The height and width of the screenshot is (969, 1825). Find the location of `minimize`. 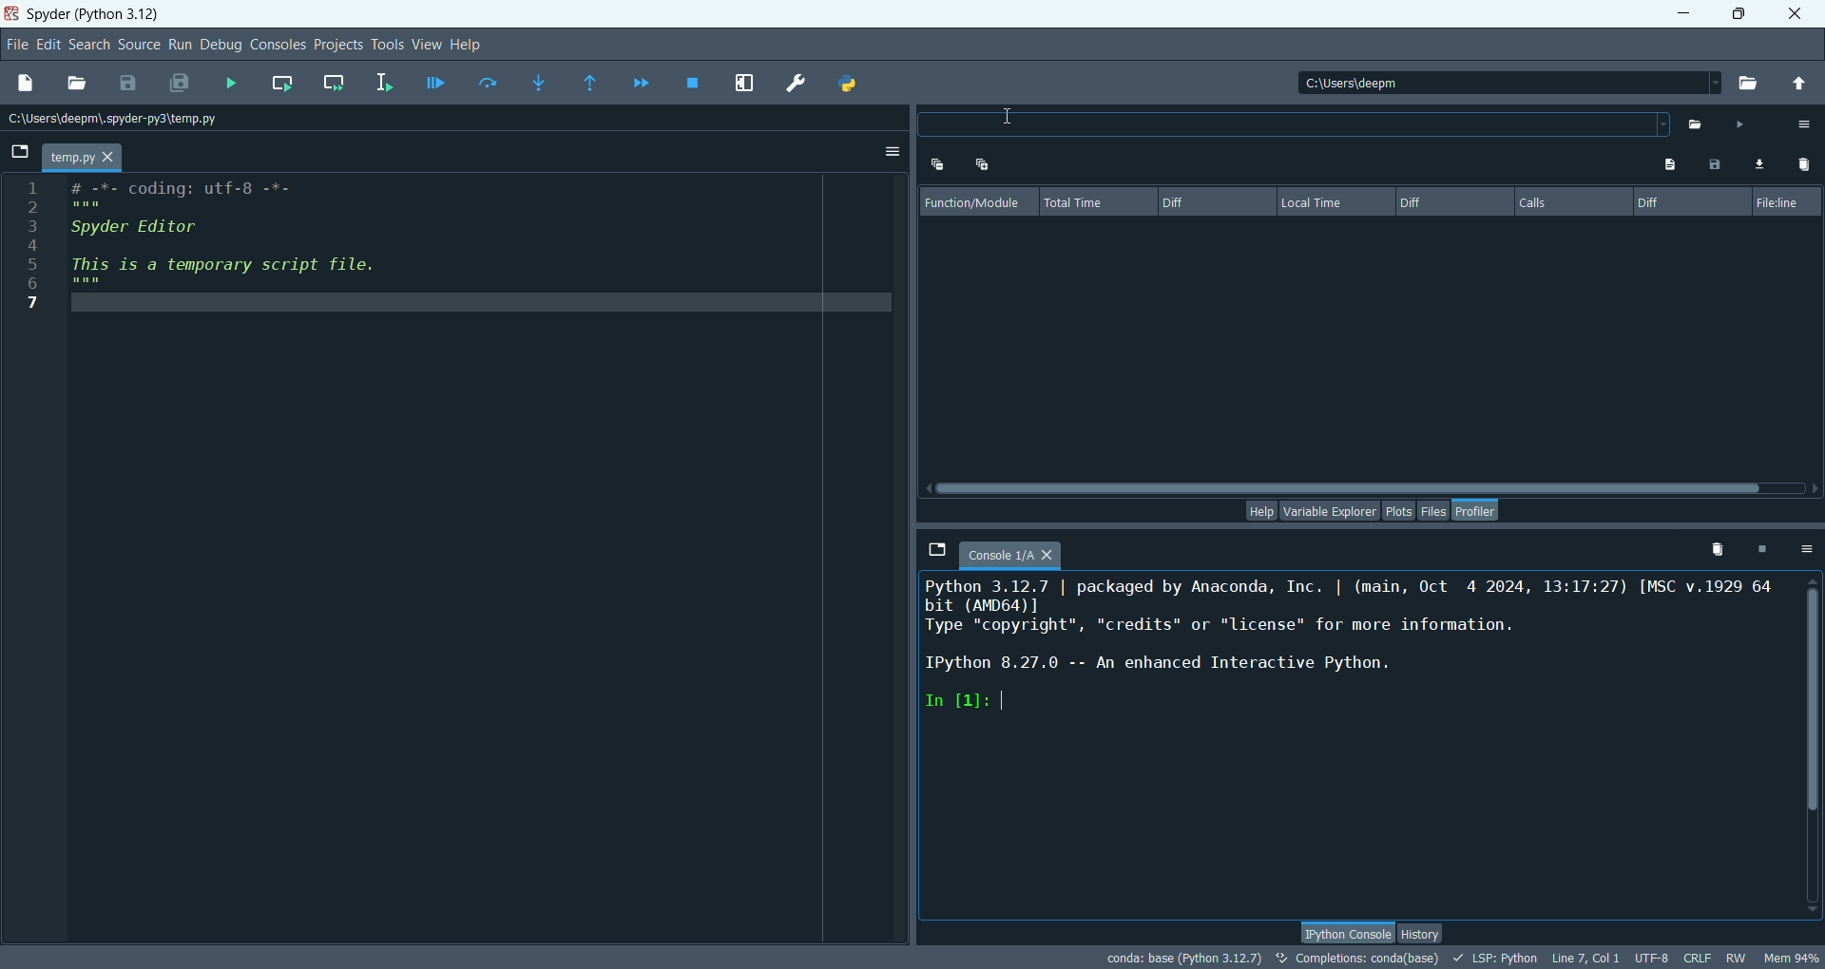

minimize is located at coordinates (1689, 11).